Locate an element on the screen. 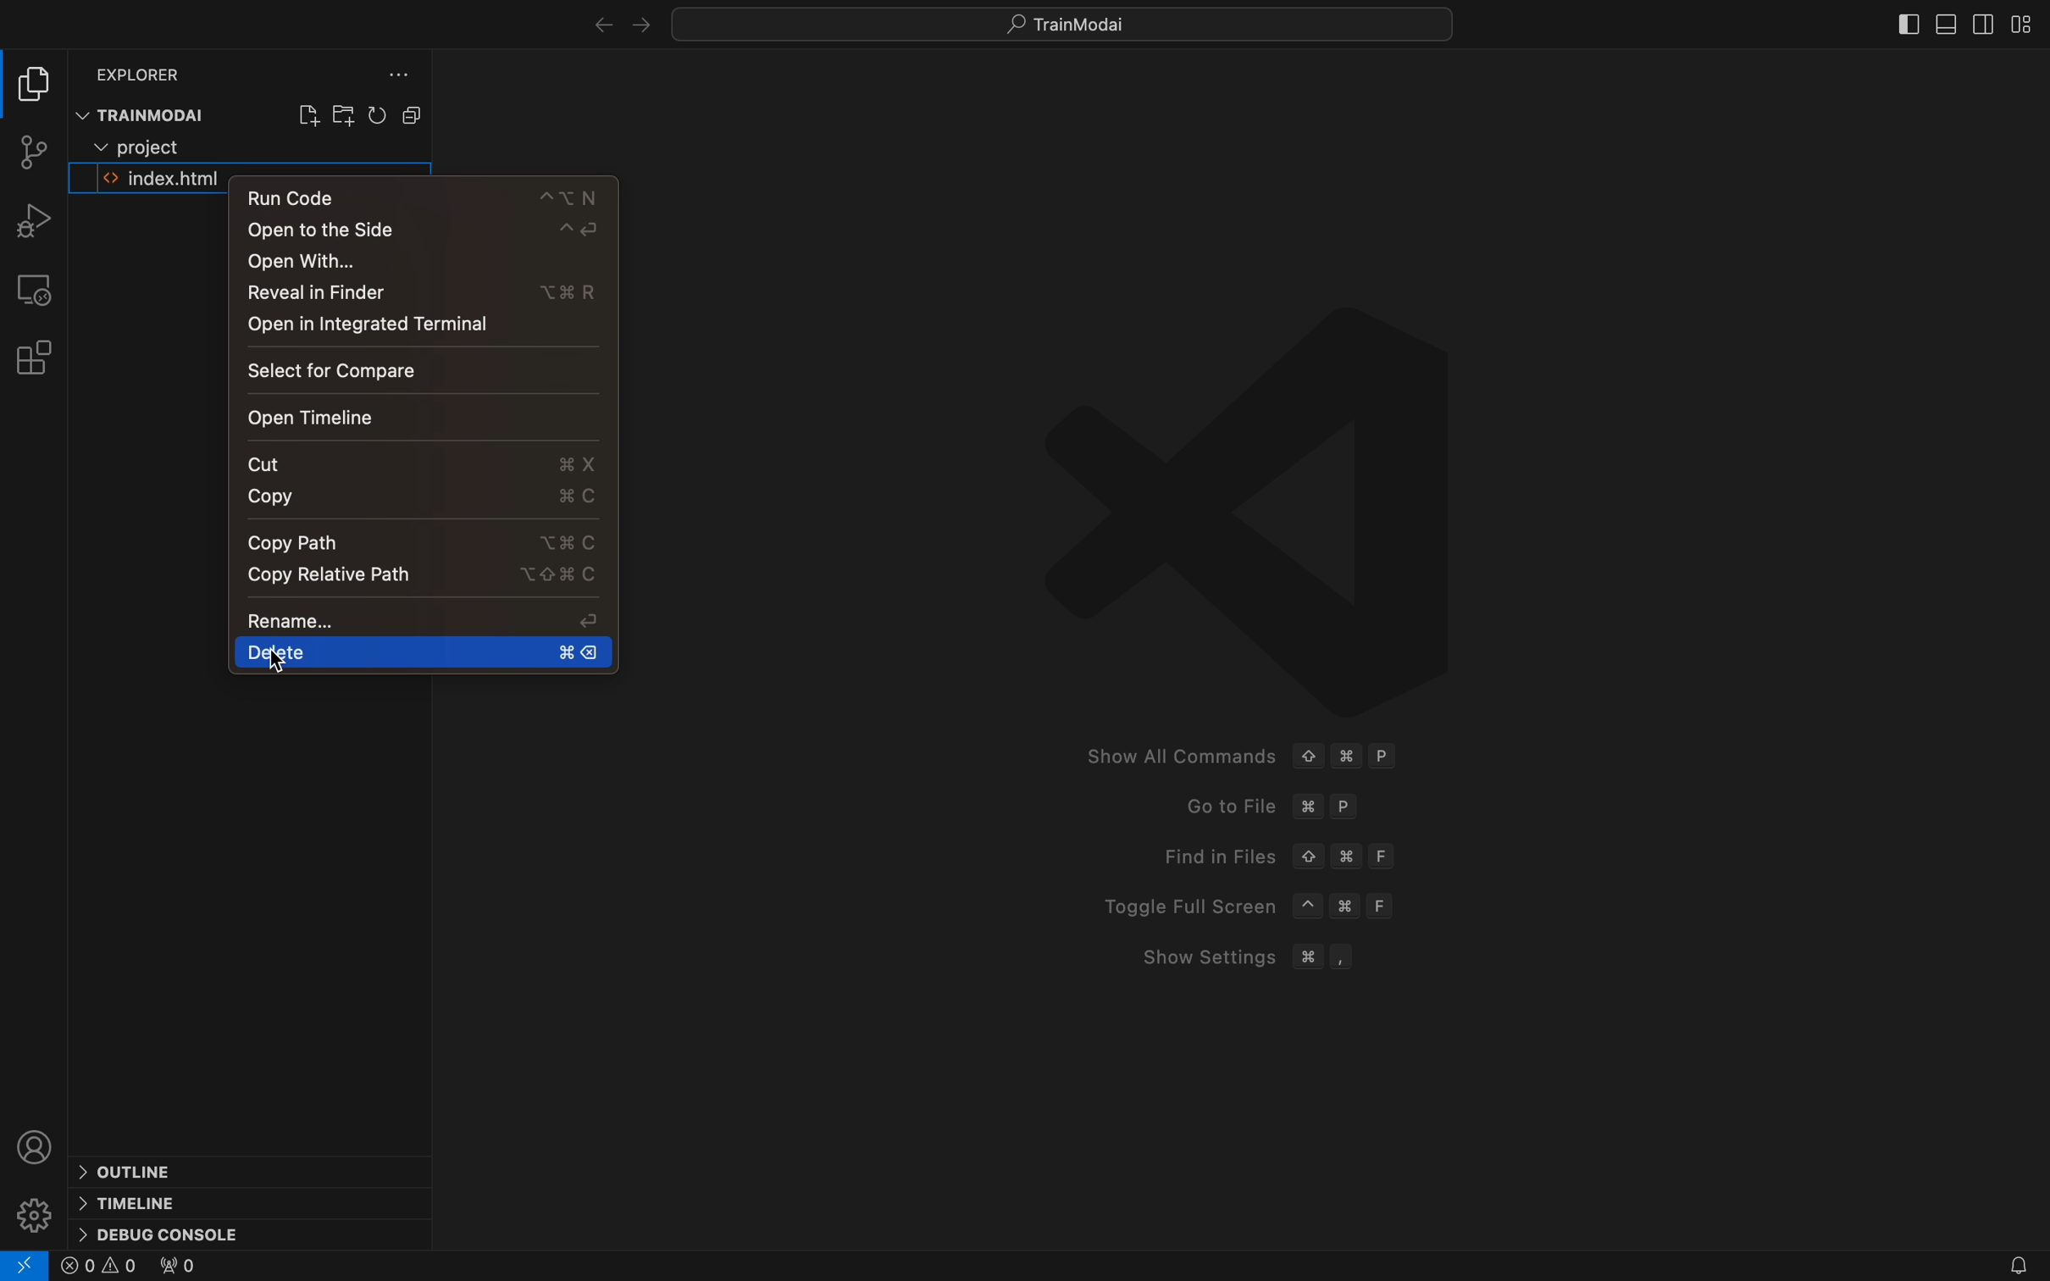  arrows is located at coordinates (596, 26).